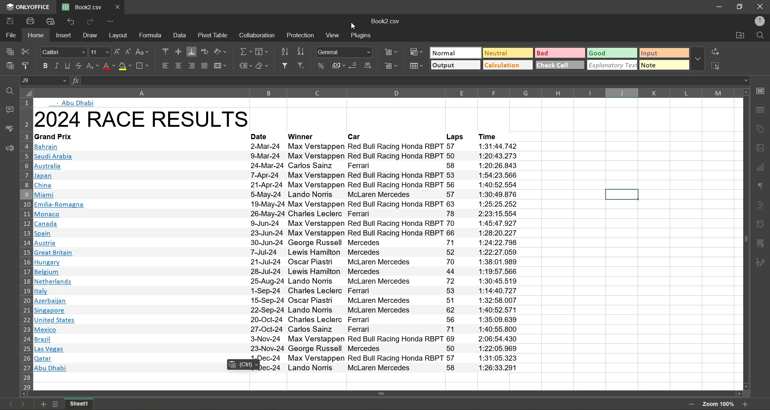  What do you see at coordinates (278, 311) in the screenshot?
I see `text info` at bounding box center [278, 311].